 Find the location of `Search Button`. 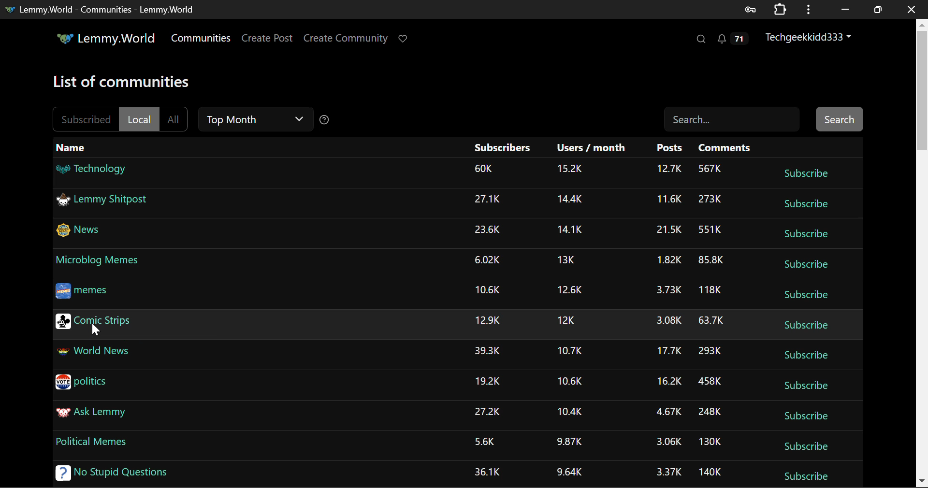

Search Button is located at coordinates (839, 118).